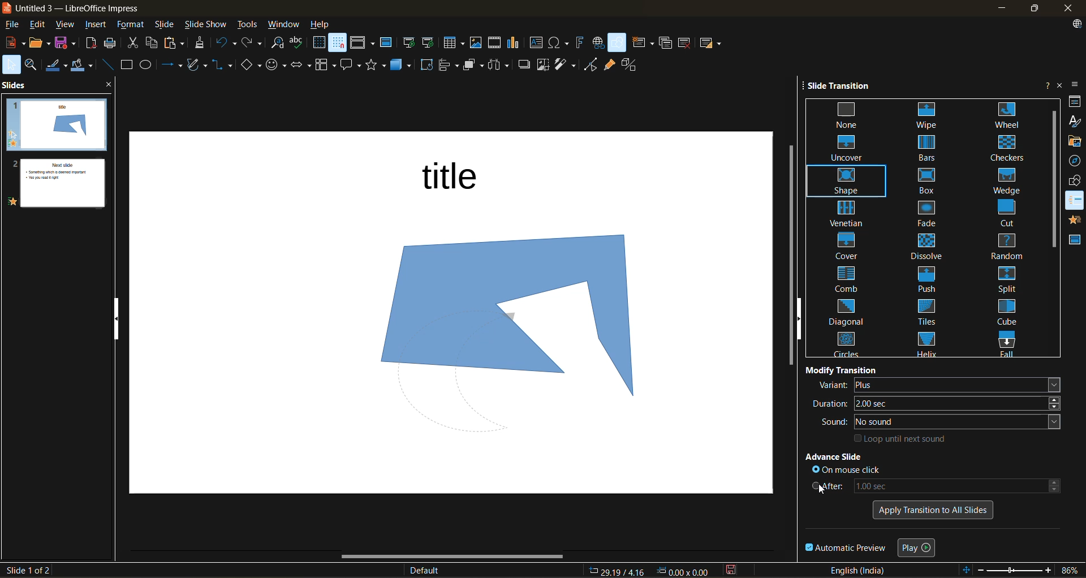 Image resolution: width=1086 pixels, height=578 pixels. I want to click on spelling , so click(300, 42).